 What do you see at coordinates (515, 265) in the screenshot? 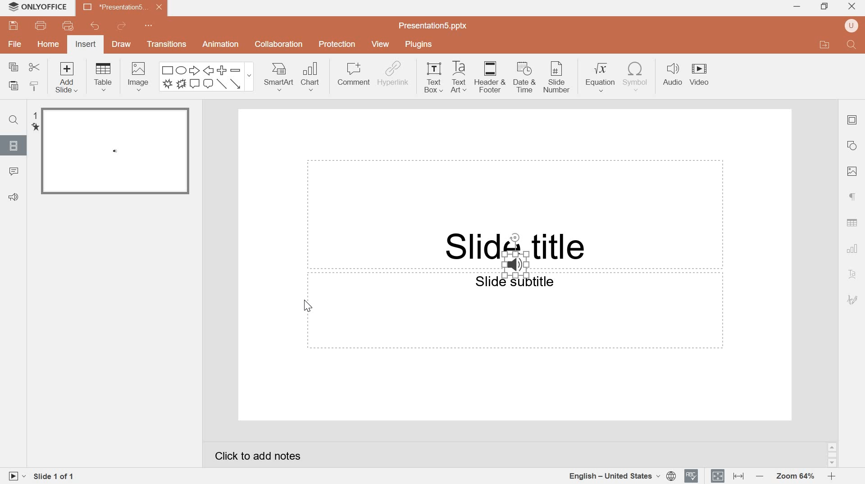
I see `audio` at bounding box center [515, 265].